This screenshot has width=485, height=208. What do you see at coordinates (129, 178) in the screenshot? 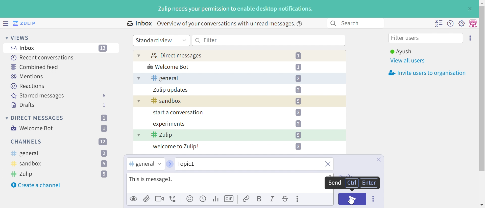
I see `Typing cursor` at bounding box center [129, 178].